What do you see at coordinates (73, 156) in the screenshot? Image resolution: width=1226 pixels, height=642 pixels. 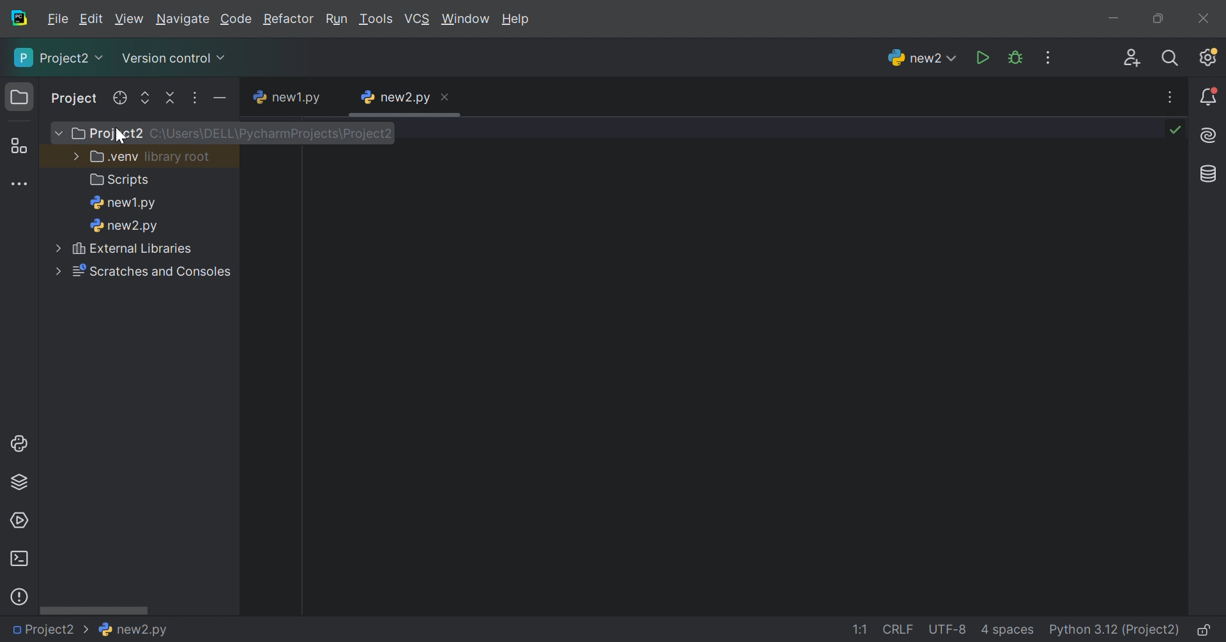 I see `More` at bounding box center [73, 156].